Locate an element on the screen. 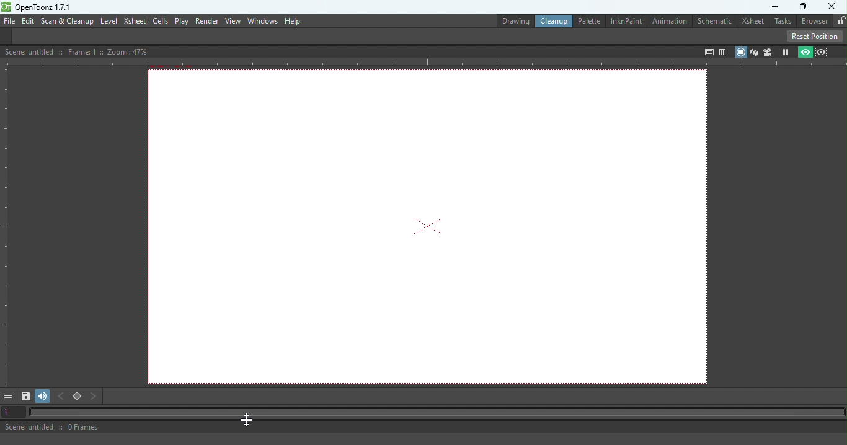 The width and height of the screenshot is (847, 445). Window is located at coordinates (261, 21).